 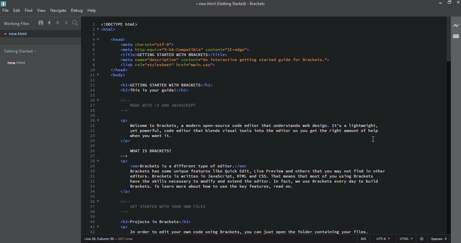 I want to click on working files, so click(x=16, y=23).